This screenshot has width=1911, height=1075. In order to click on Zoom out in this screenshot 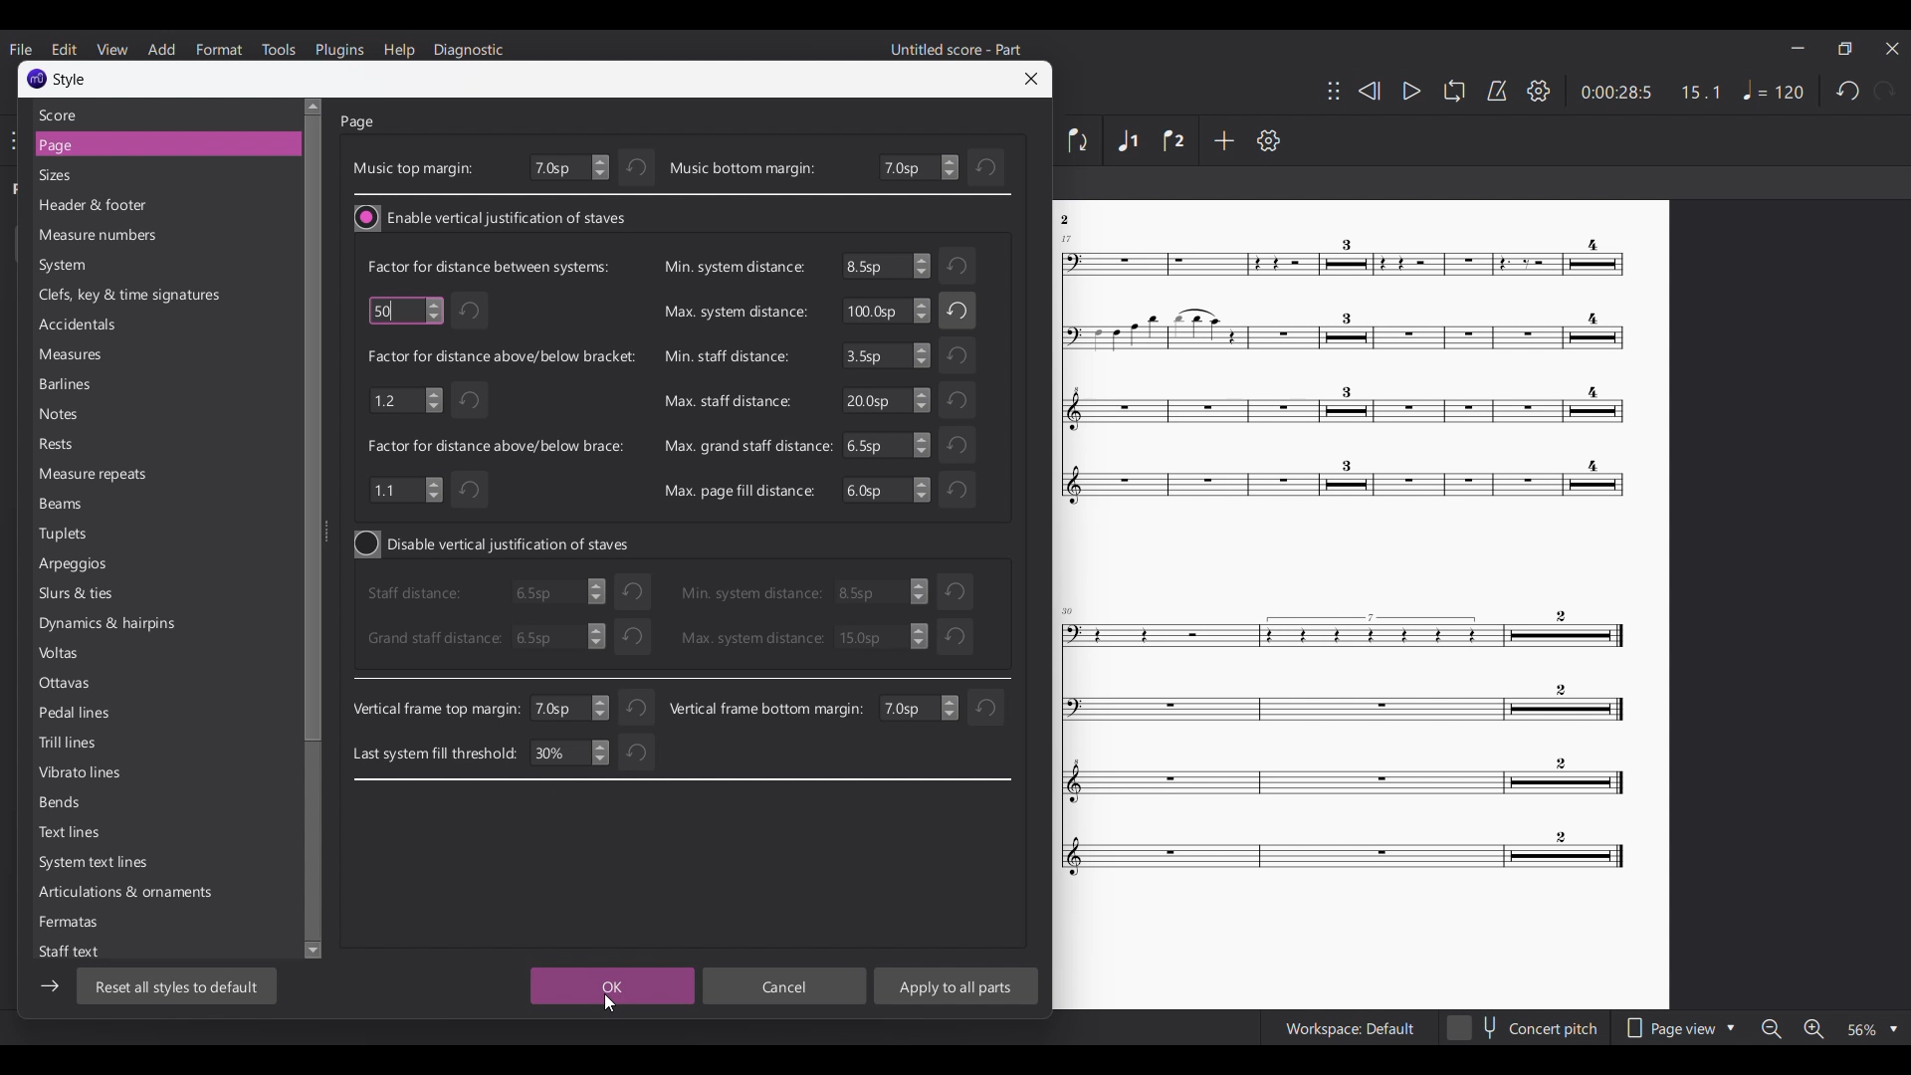, I will do `click(1772, 1029)`.